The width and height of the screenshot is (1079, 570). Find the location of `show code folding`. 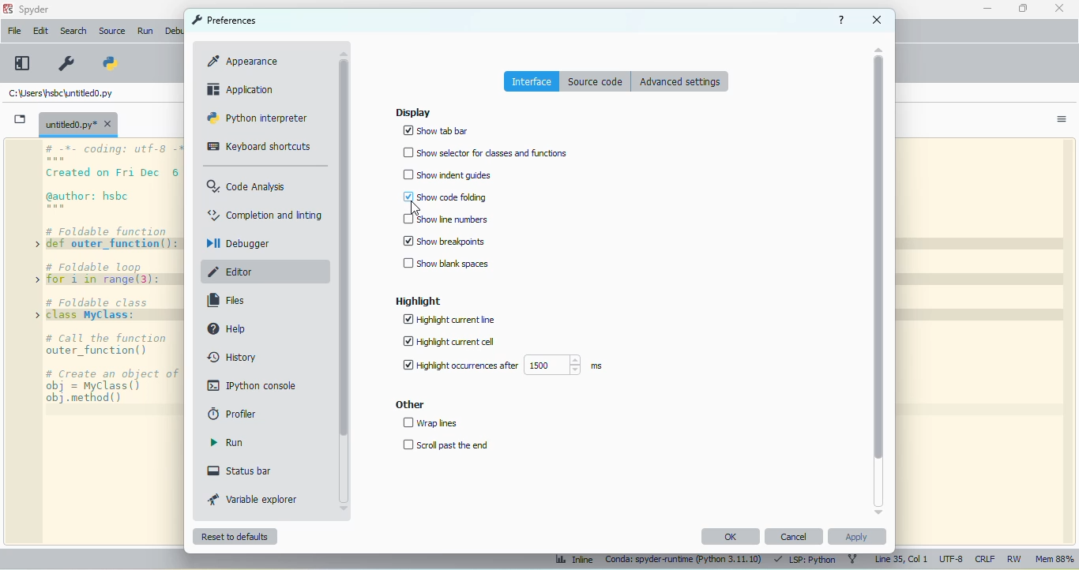

show code folding is located at coordinates (445, 197).